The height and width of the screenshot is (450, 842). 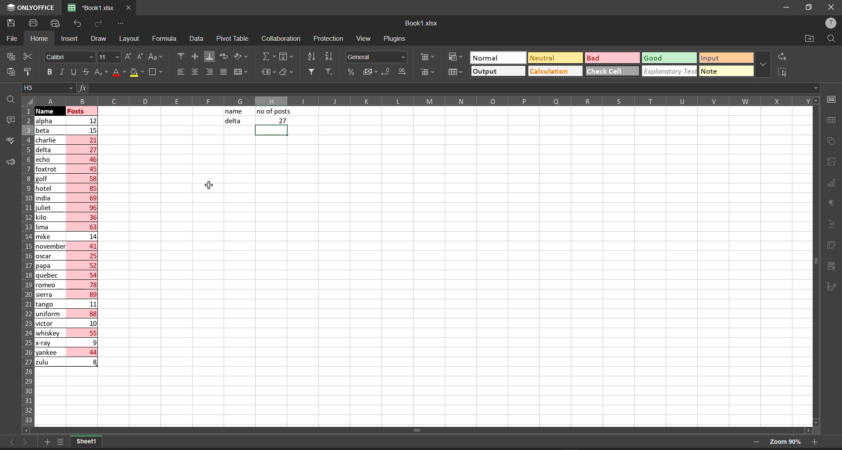 What do you see at coordinates (100, 71) in the screenshot?
I see `subscript\superscript` at bounding box center [100, 71].